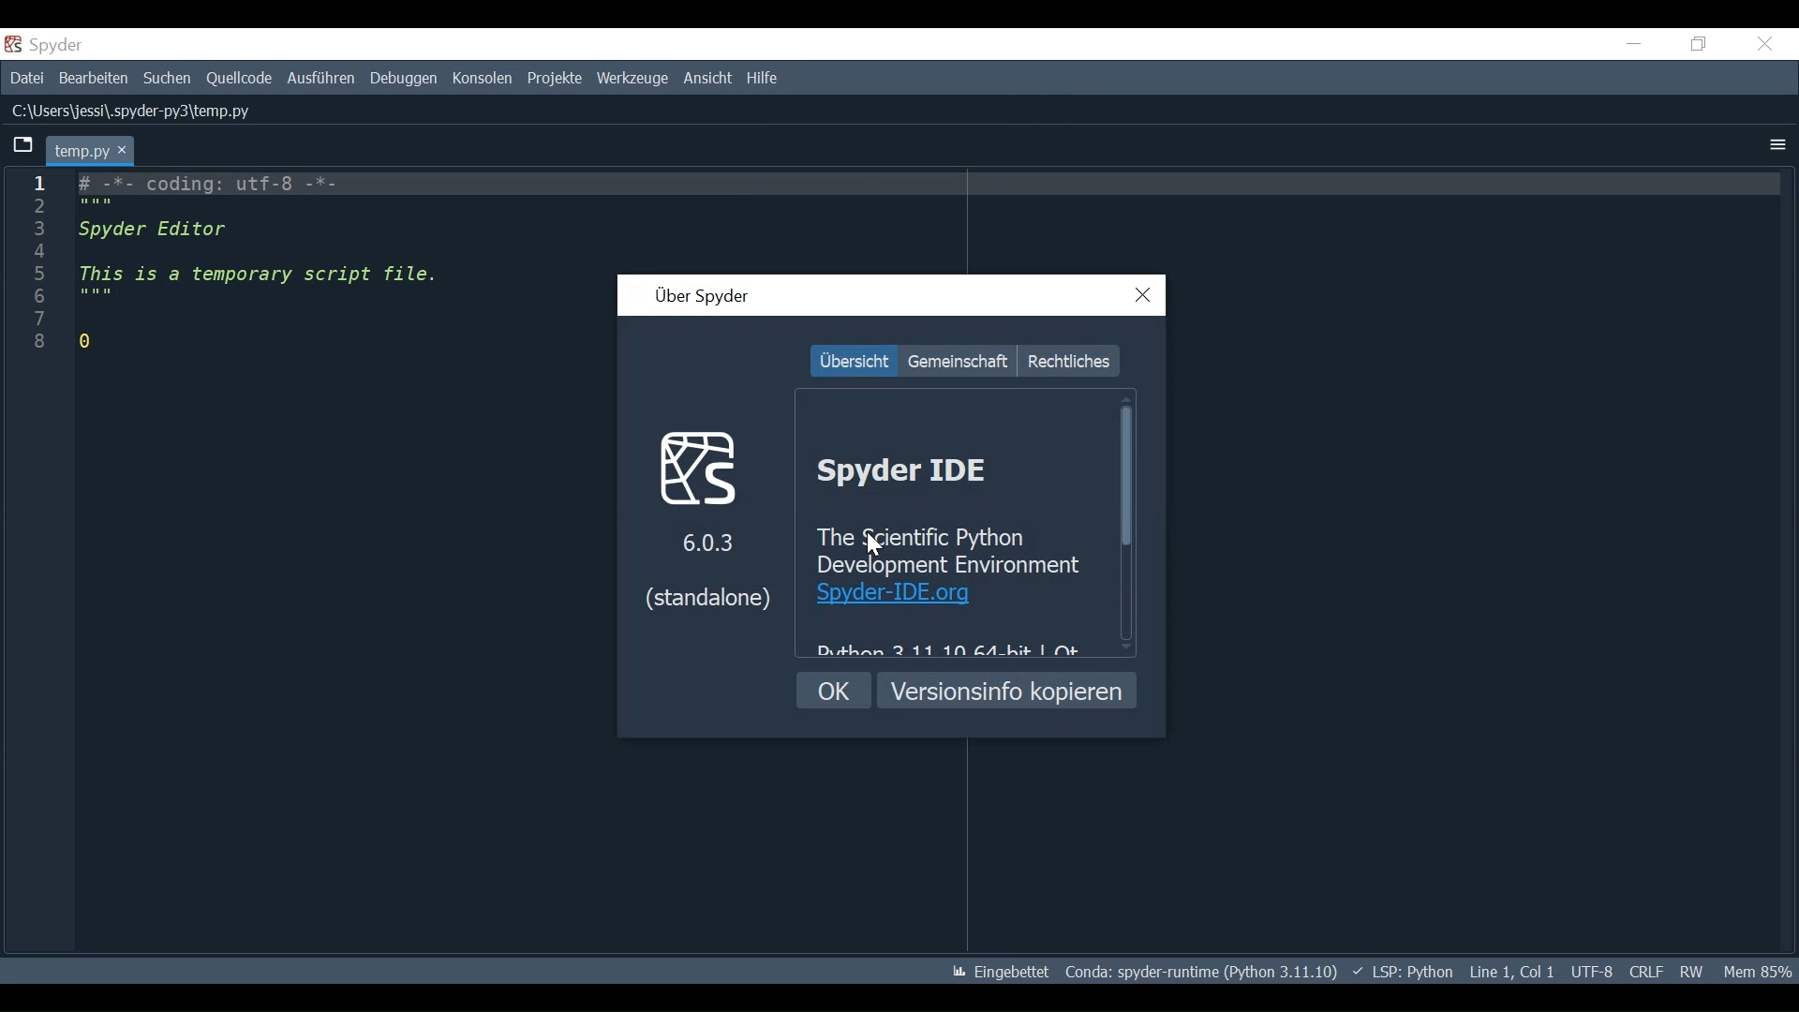 This screenshot has height=1012, width=1799. What do you see at coordinates (133, 111) in the screenshot?
I see `C:\Users\jess\.spyder-py3\temp.py` at bounding box center [133, 111].